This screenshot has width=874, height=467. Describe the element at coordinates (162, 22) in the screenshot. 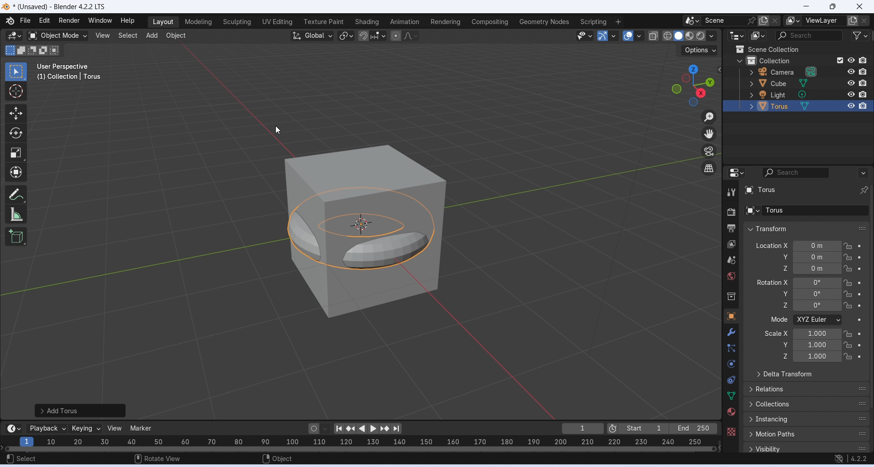

I see `Layout` at that location.